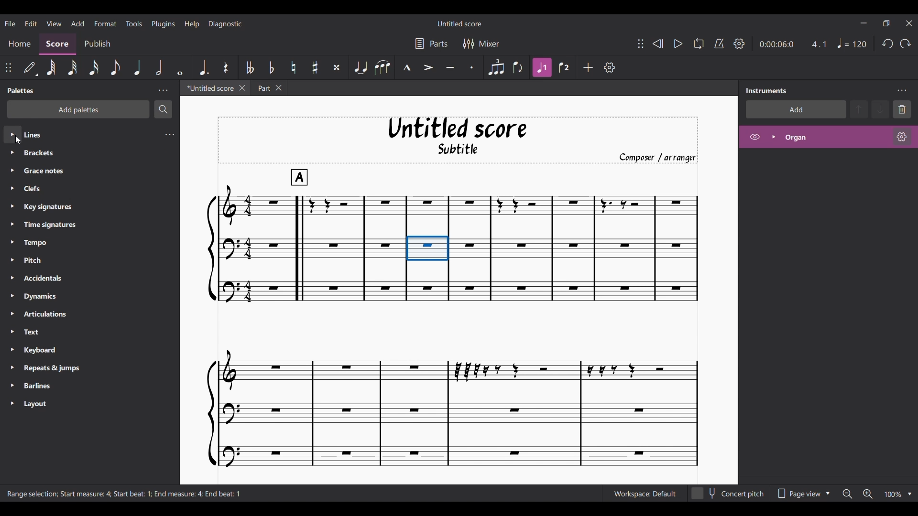 This screenshot has width=918, height=516. What do you see at coordinates (472, 67) in the screenshot?
I see `Staccato` at bounding box center [472, 67].